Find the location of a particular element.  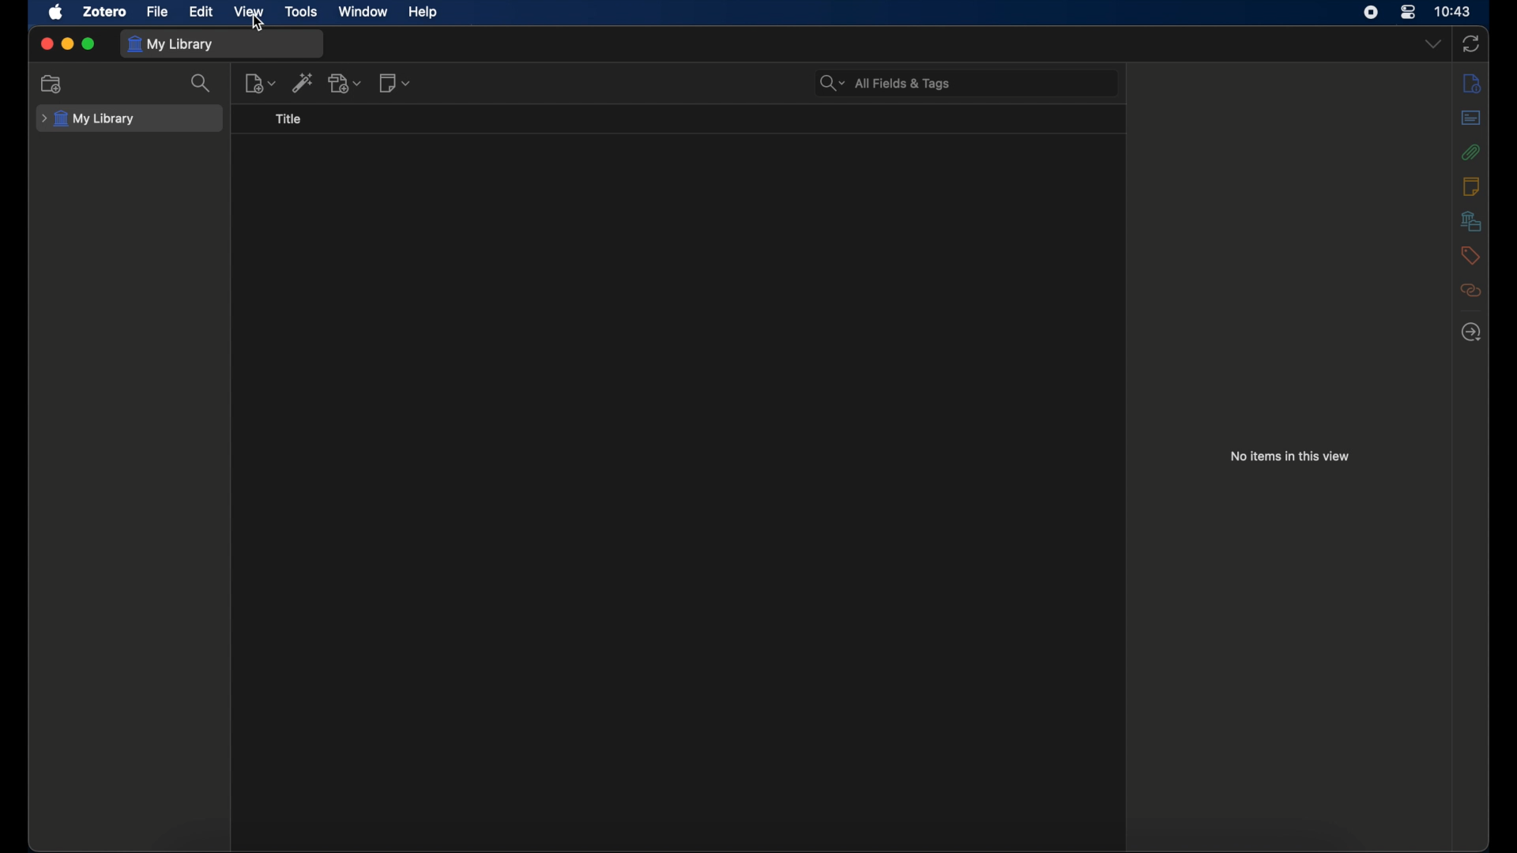

info is located at coordinates (1471, 83).